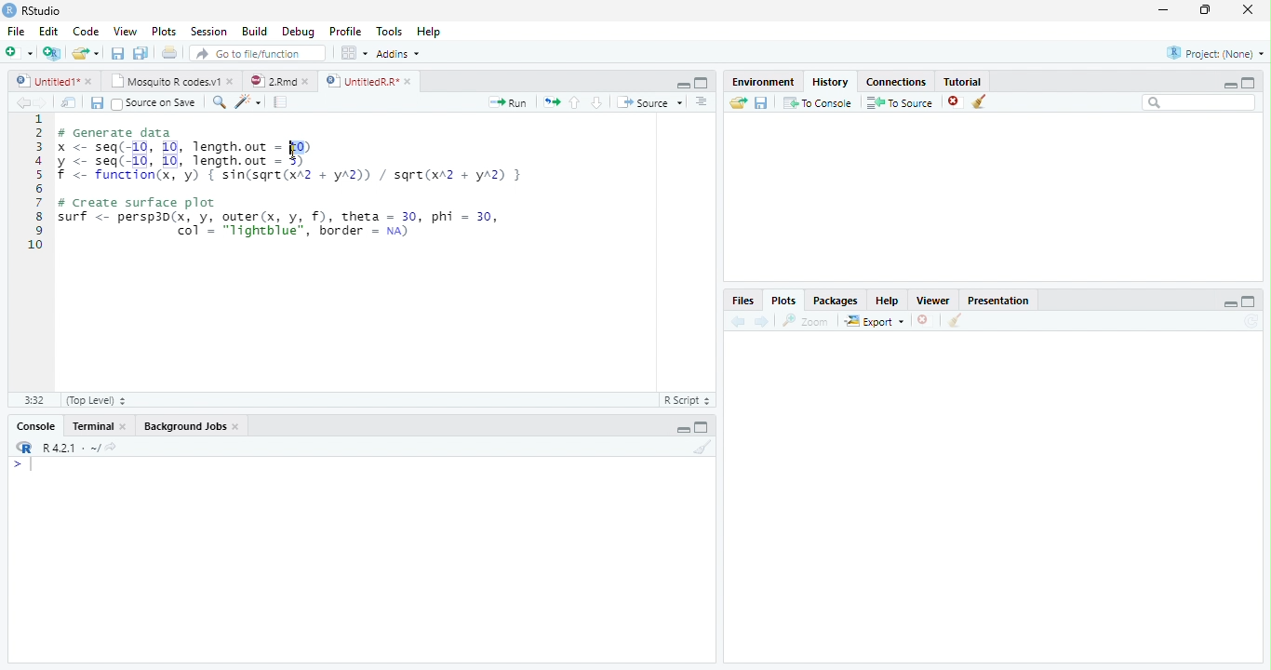 Image resolution: width=1271 pixels, height=670 pixels. I want to click on Maximixe, so click(702, 82).